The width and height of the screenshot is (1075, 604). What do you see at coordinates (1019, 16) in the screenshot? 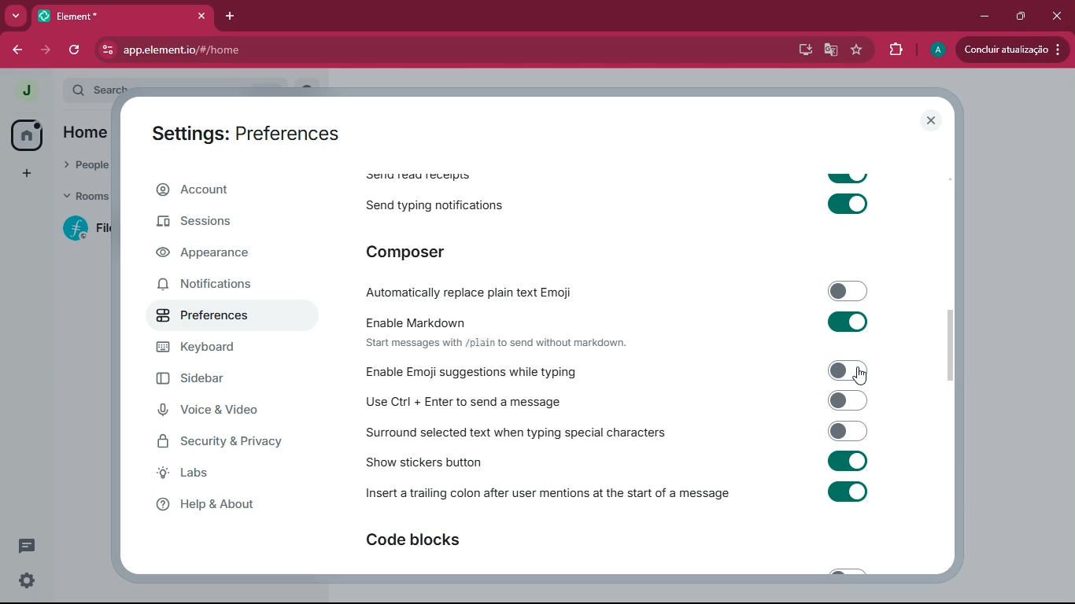
I see `maximize` at bounding box center [1019, 16].